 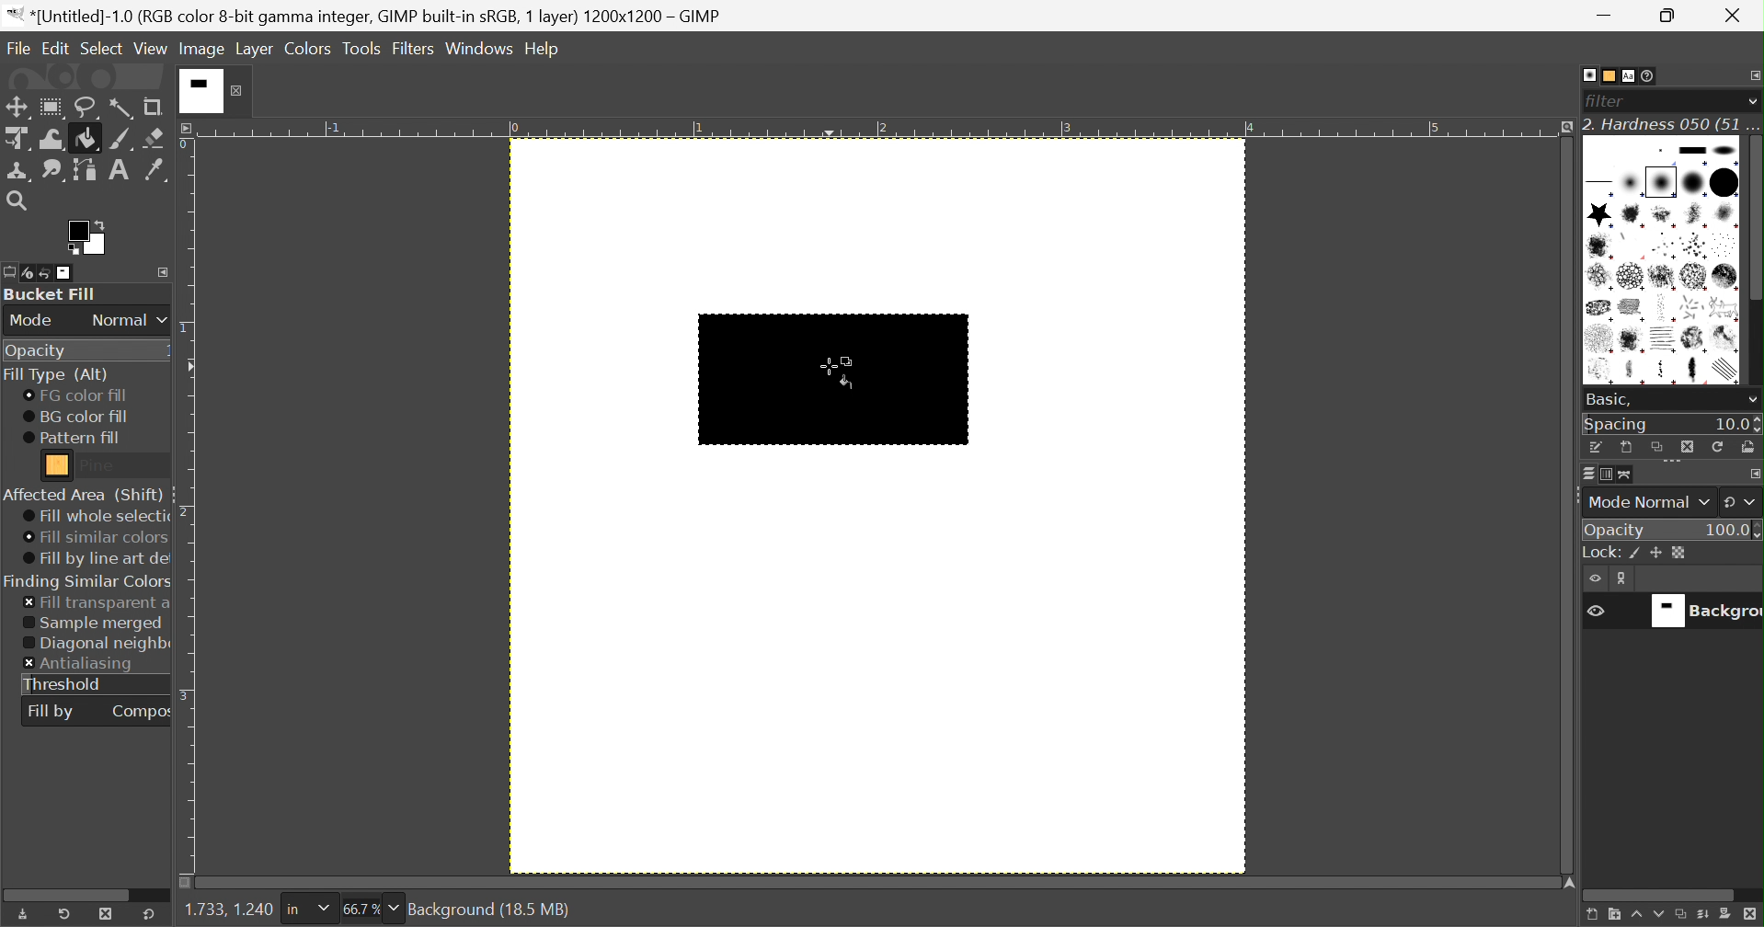 What do you see at coordinates (87, 140) in the screenshot?
I see `Bucket Fill Tool` at bounding box center [87, 140].